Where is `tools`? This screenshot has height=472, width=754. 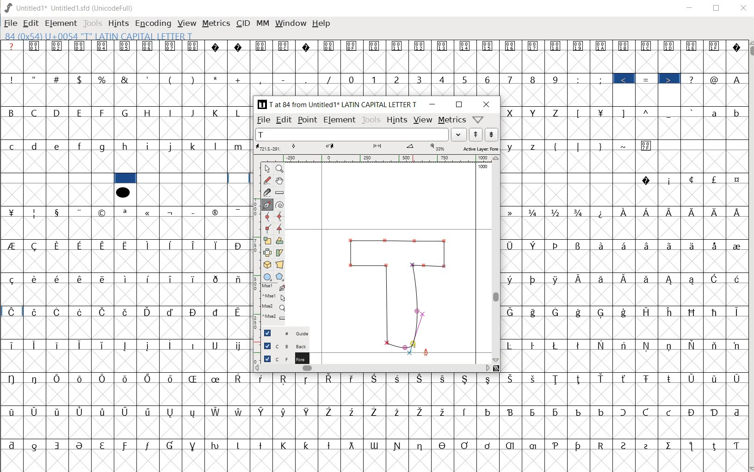 tools is located at coordinates (93, 23).